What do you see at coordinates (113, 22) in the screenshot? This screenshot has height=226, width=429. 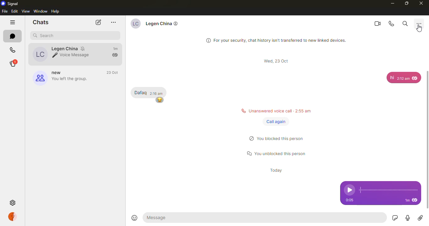 I see `more` at bounding box center [113, 22].